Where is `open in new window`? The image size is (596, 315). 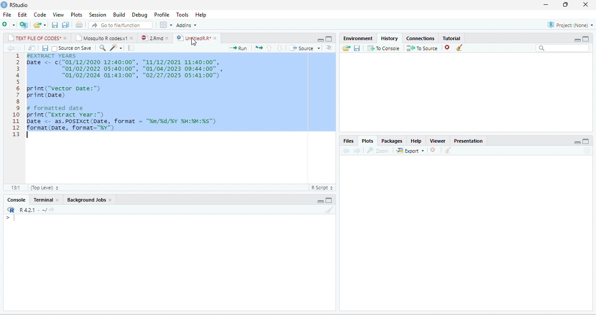 open in new window is located at coordinates (32, 48).